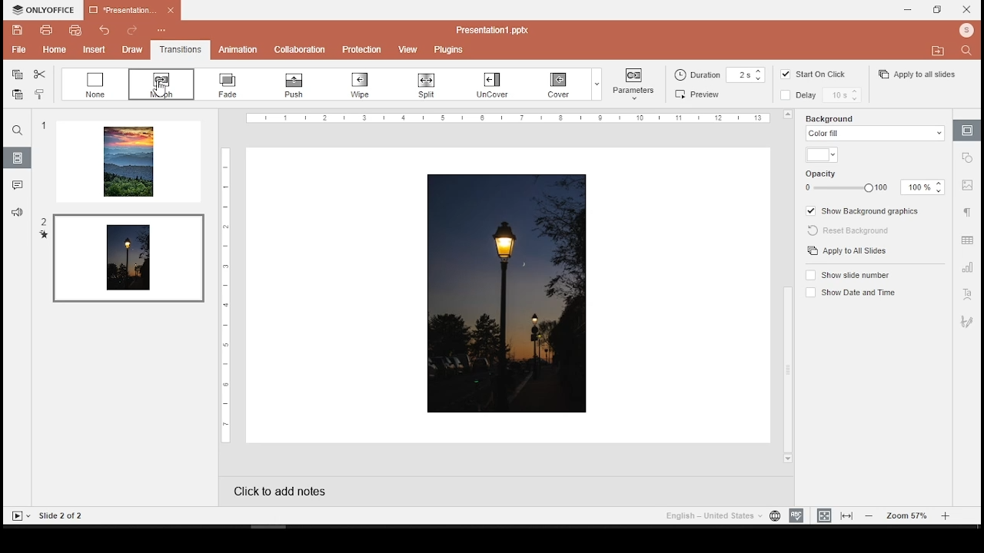 The width and height of the screenshot is (984, 553). I want to click on save, so click(18, 30).